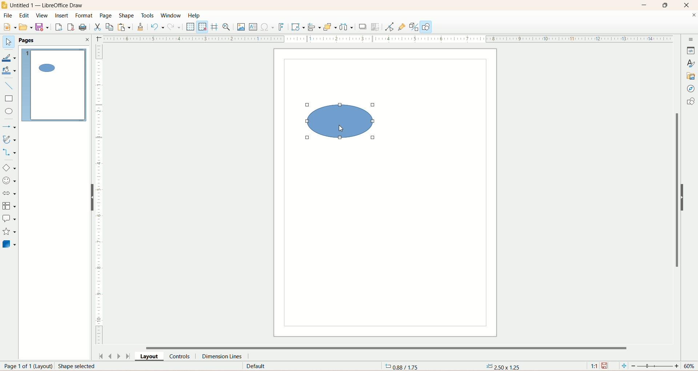 The height and width of the screenshot is (371, 698). I want to click on snap to grid, so click(204, 28).